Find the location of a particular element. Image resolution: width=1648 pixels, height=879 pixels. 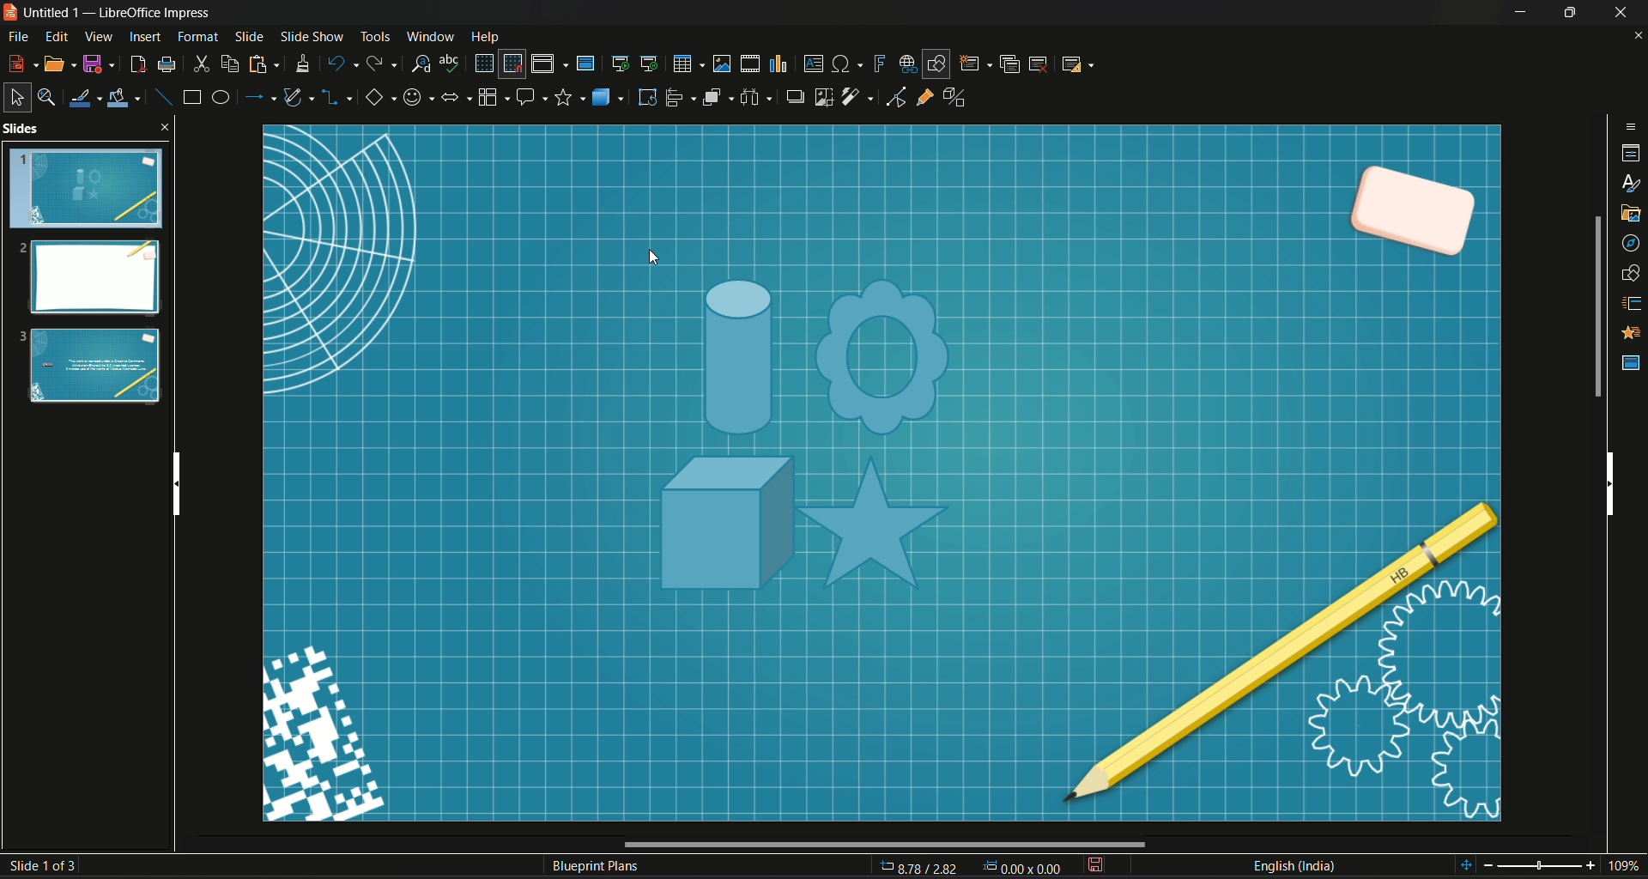

Page Dimensions is located at coordinates (972, 868).